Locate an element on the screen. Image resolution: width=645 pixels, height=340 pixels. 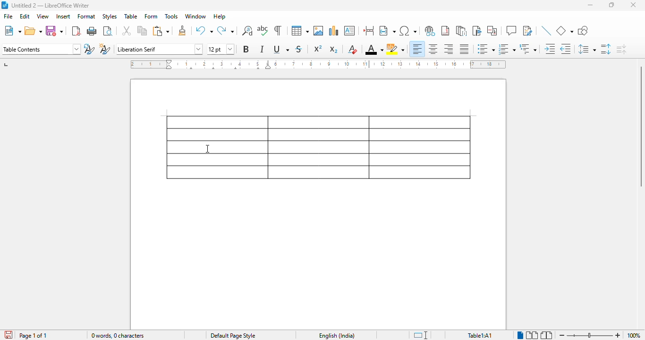
underline is located at coordinates (281, 49).